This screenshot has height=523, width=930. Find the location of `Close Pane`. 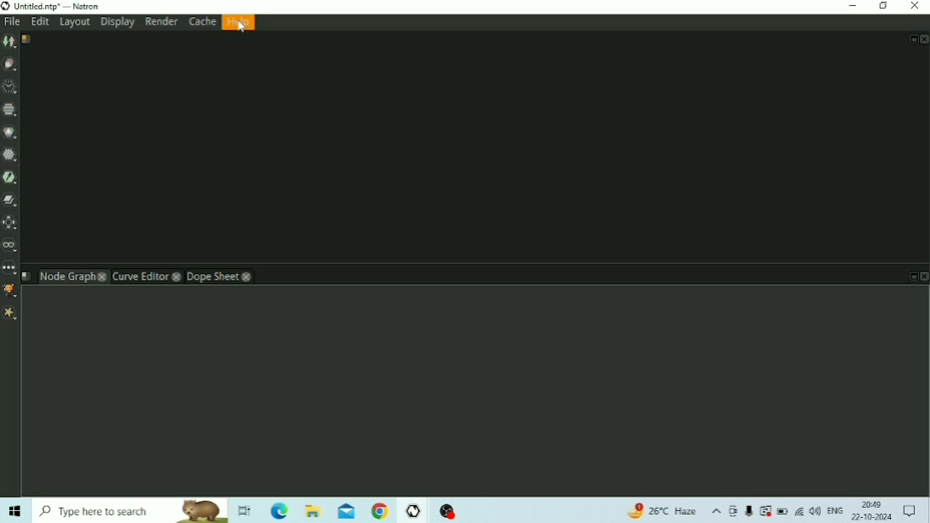

Close Pane is located at coordinates (924, 276).